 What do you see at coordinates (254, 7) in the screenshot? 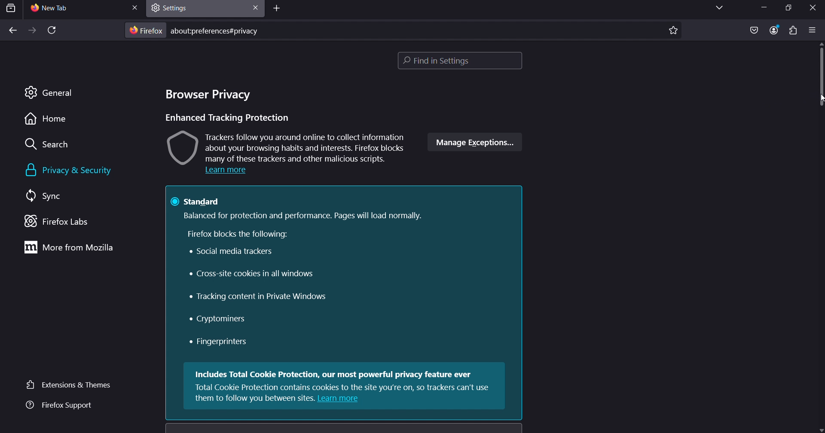
I see `close tab` at bounding box center [254, 7].